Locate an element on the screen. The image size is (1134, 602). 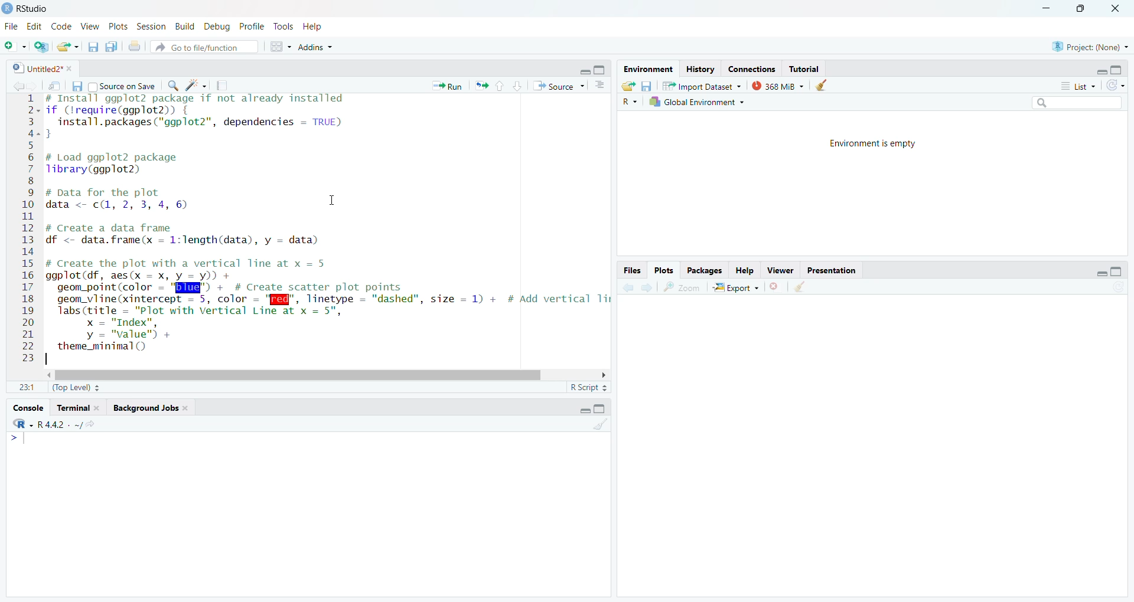
History is located at coordinates (702, 68).